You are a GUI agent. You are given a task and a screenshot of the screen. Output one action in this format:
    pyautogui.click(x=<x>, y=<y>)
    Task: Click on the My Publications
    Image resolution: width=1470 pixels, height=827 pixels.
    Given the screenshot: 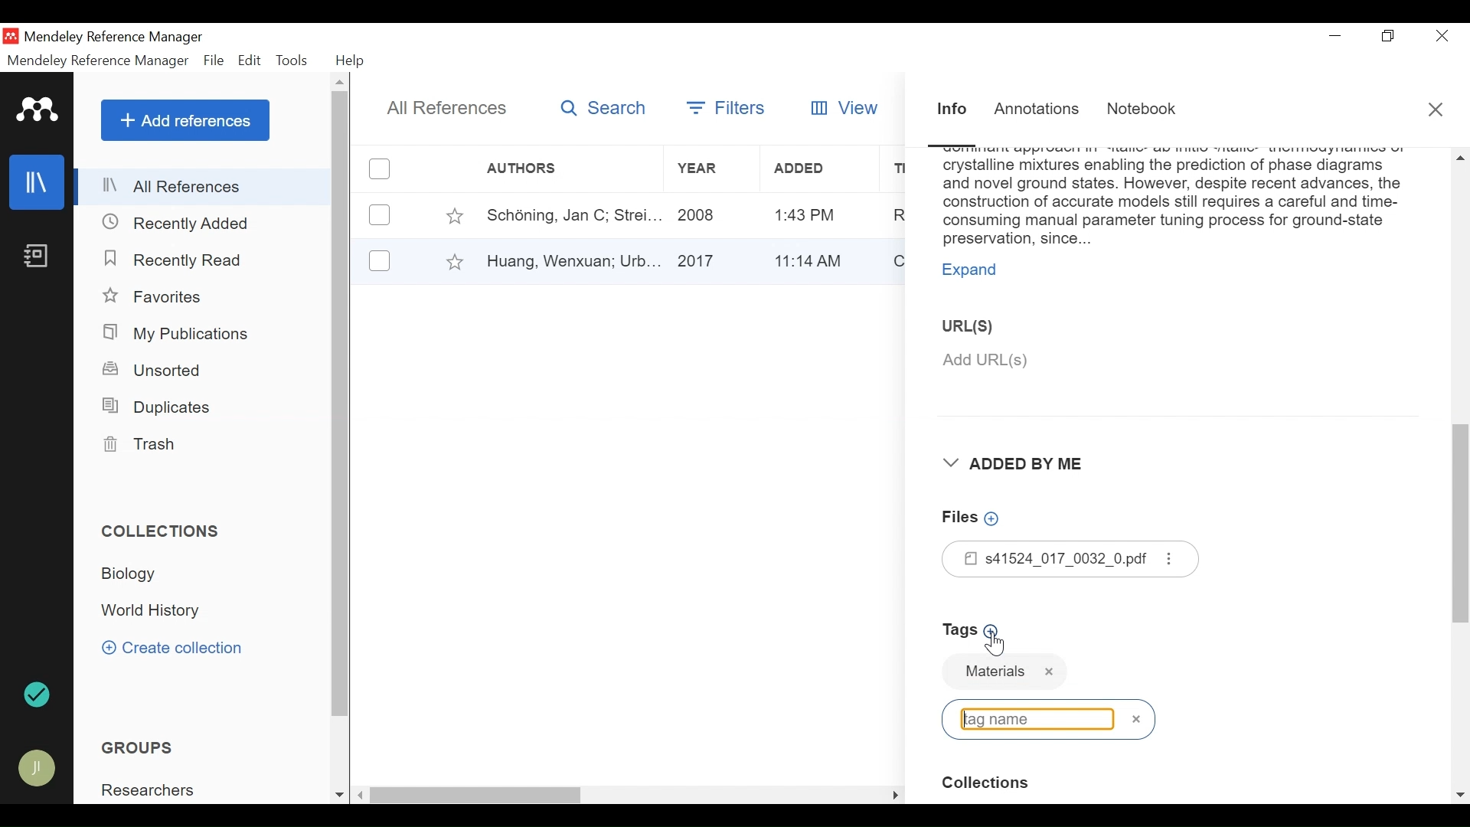 What is the action you would take?
    pyautogui.click(x=178, y=335)
    